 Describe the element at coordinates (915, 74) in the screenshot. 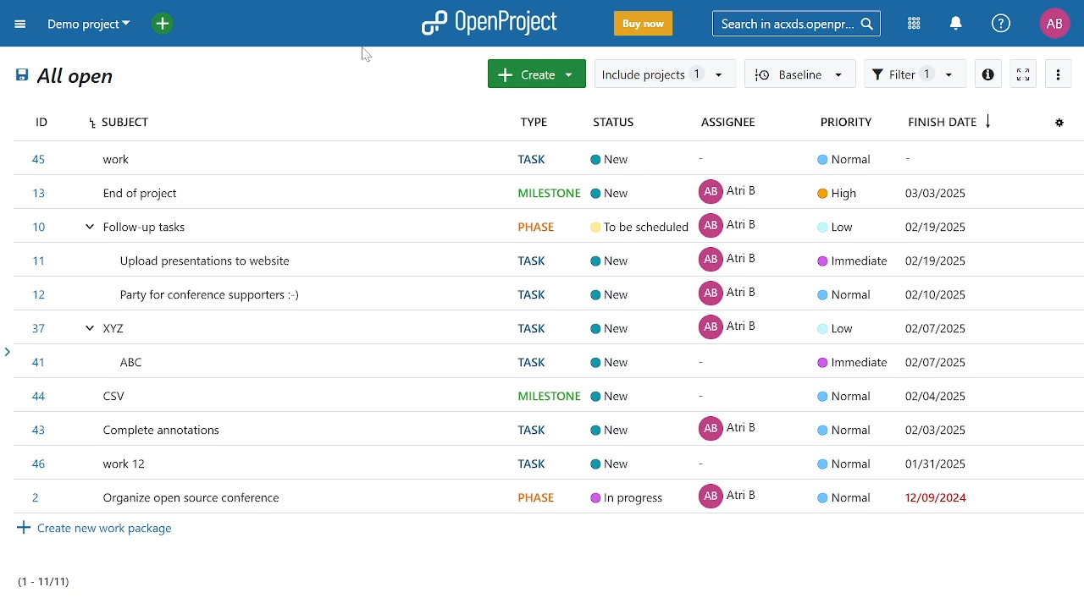

I see `filter` at that location.